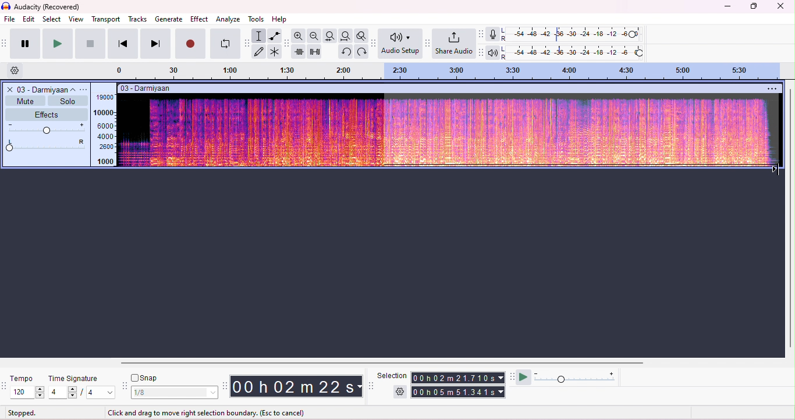 This screenshot has height=420, width=795. What do you see at coordinates (16, 71) in the screenshot?
I see `timeline options` at bounding box center [16, 71].